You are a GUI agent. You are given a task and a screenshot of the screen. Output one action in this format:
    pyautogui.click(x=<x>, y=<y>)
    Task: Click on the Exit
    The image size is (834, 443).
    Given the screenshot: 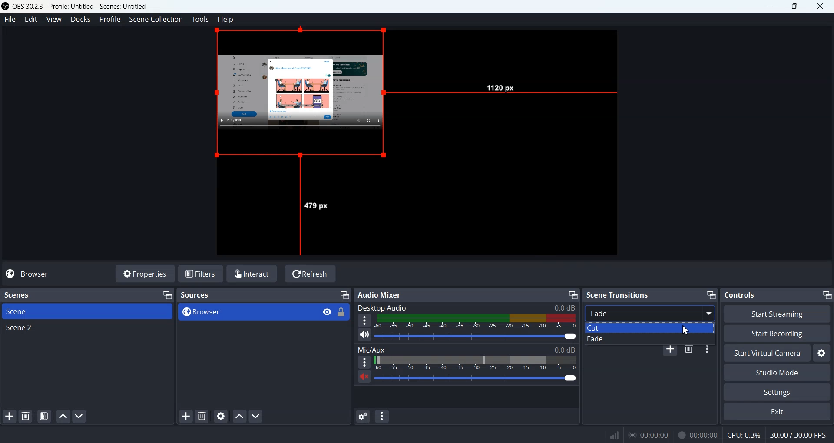 What is the action you would take?
    pyautogui.click(x=777, y=411)
    